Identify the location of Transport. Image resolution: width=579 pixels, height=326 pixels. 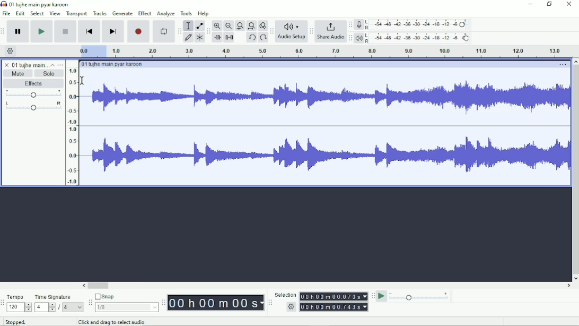
(77, 14).